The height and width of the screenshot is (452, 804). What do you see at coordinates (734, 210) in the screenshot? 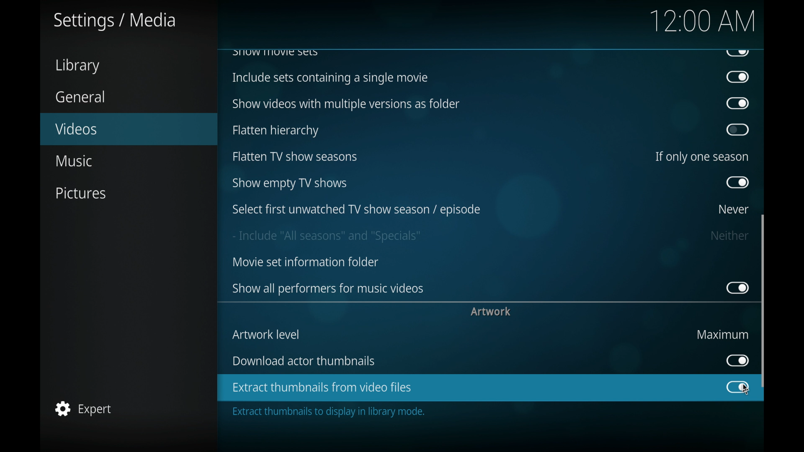
I see `never` at bounding box center [734, 210].